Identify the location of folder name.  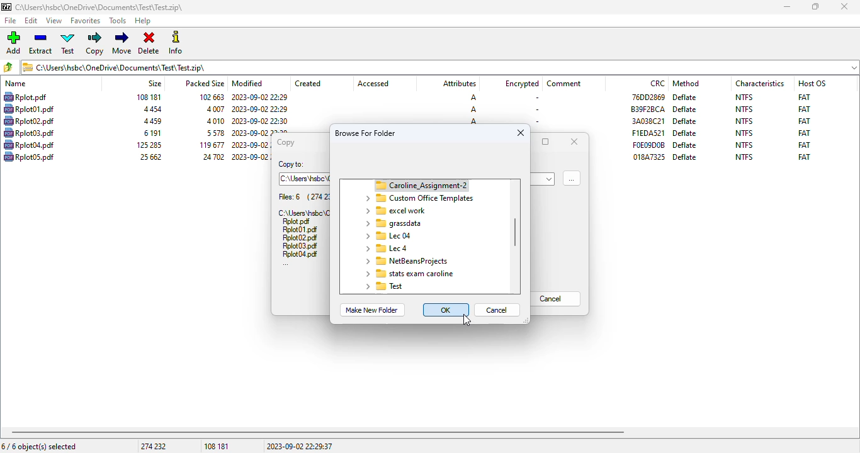
(407, 273).